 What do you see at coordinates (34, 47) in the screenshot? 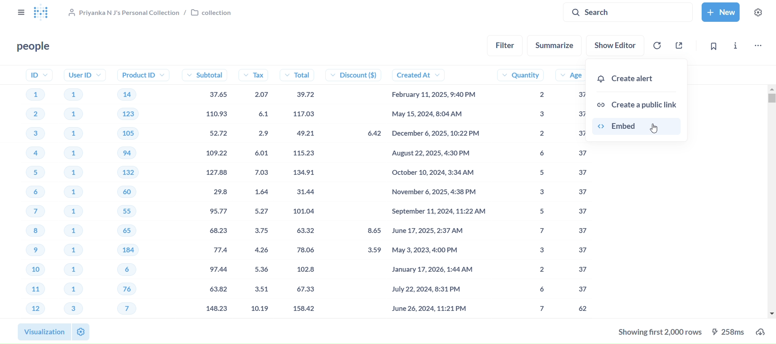
I see `people` at bounding box center [34, 47].